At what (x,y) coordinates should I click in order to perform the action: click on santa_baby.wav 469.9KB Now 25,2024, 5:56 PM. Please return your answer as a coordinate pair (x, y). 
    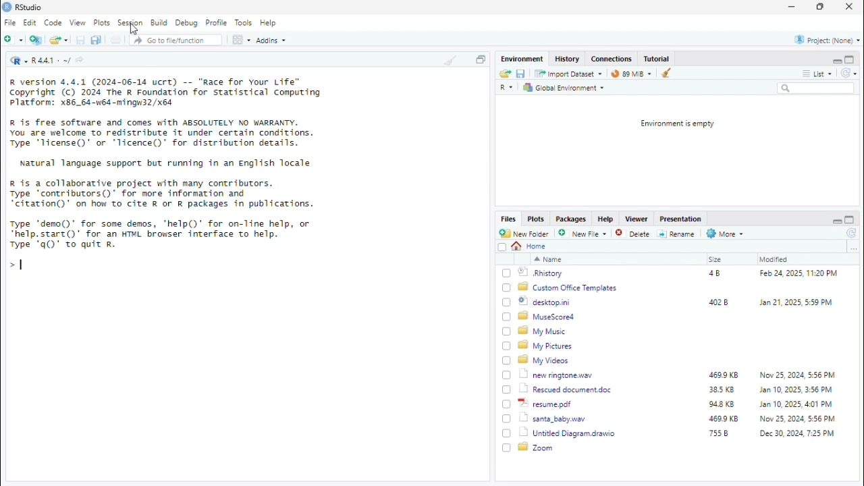
    Looking at the image, I should click on (680, 418).